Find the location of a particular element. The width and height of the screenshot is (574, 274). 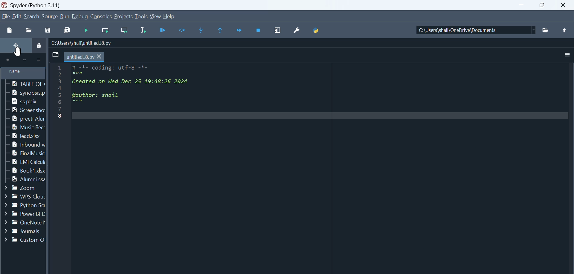

ss.pbix is located at coordinates (19, 102).